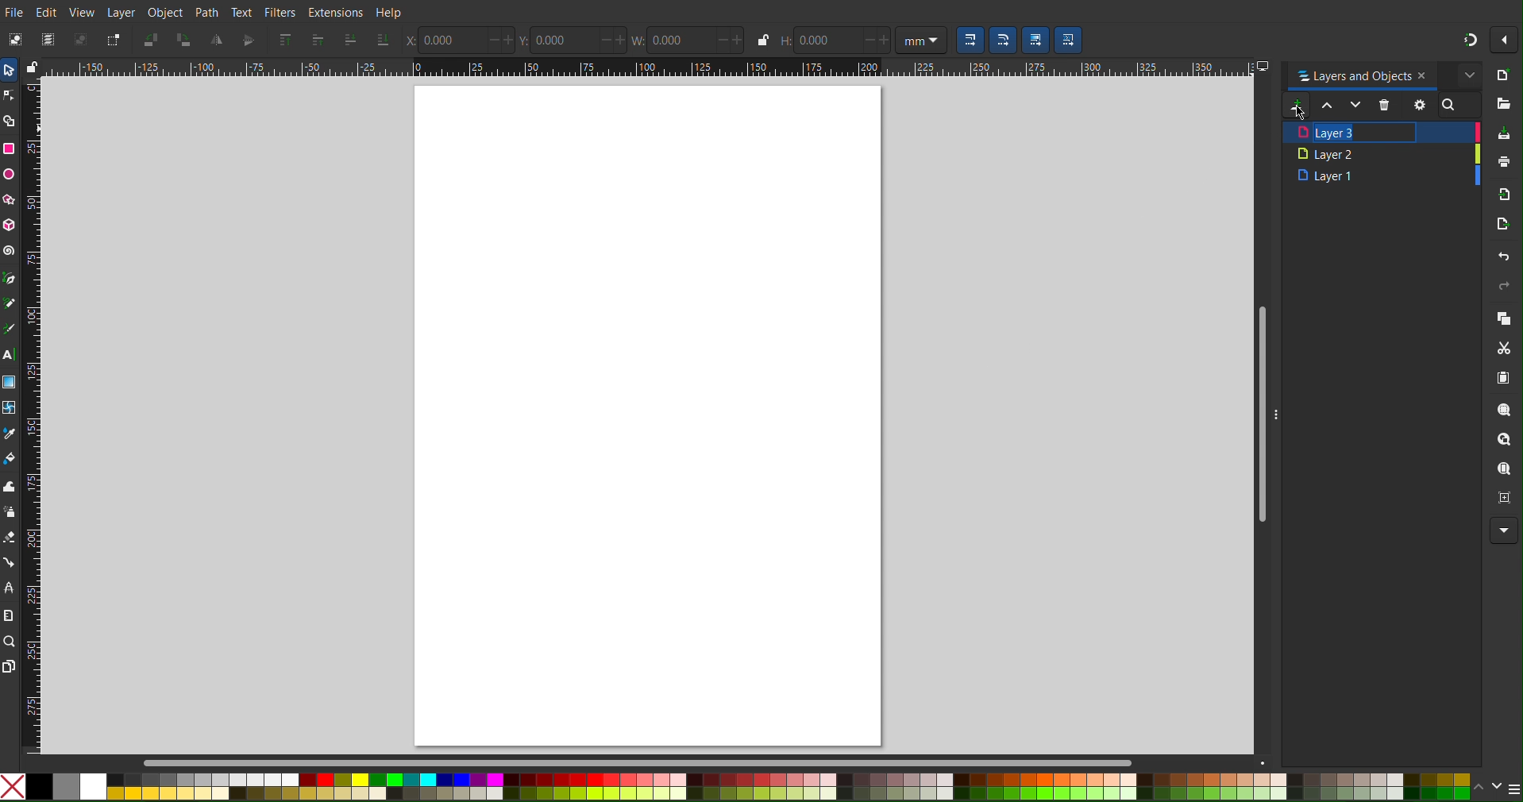 The height and width of the screenshot is (802, 1523). What do you see at coordinates (1382, 153) in the screenshot?
I see `Layer 2` at bounding box center [1382, 153].